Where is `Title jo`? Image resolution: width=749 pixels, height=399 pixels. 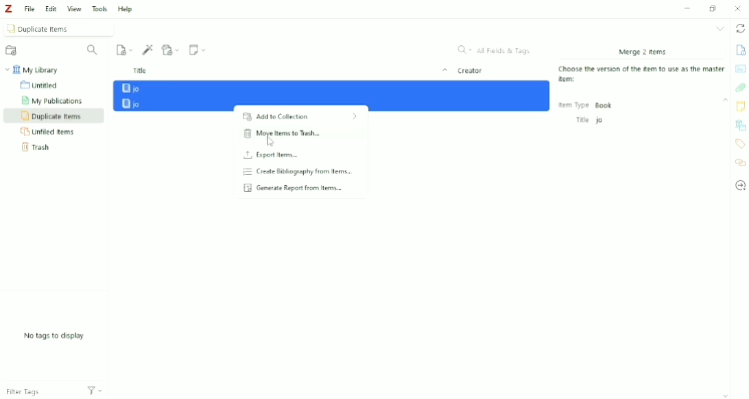 Title jo is located at coordinates (588, 120).